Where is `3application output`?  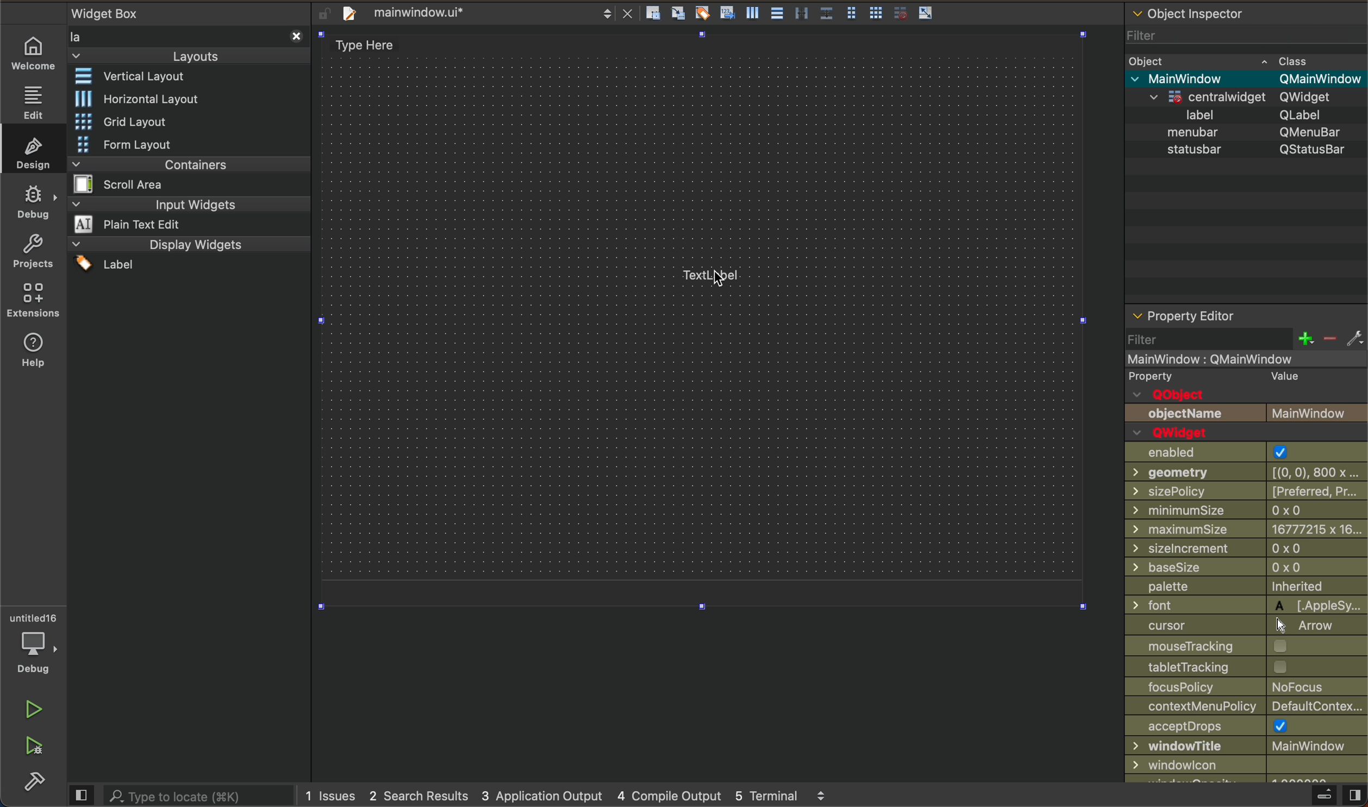
3application output is located at coordinates (547, 795).